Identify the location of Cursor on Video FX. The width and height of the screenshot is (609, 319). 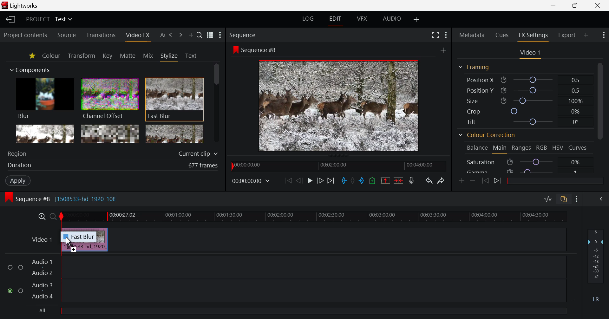
(141, 36).